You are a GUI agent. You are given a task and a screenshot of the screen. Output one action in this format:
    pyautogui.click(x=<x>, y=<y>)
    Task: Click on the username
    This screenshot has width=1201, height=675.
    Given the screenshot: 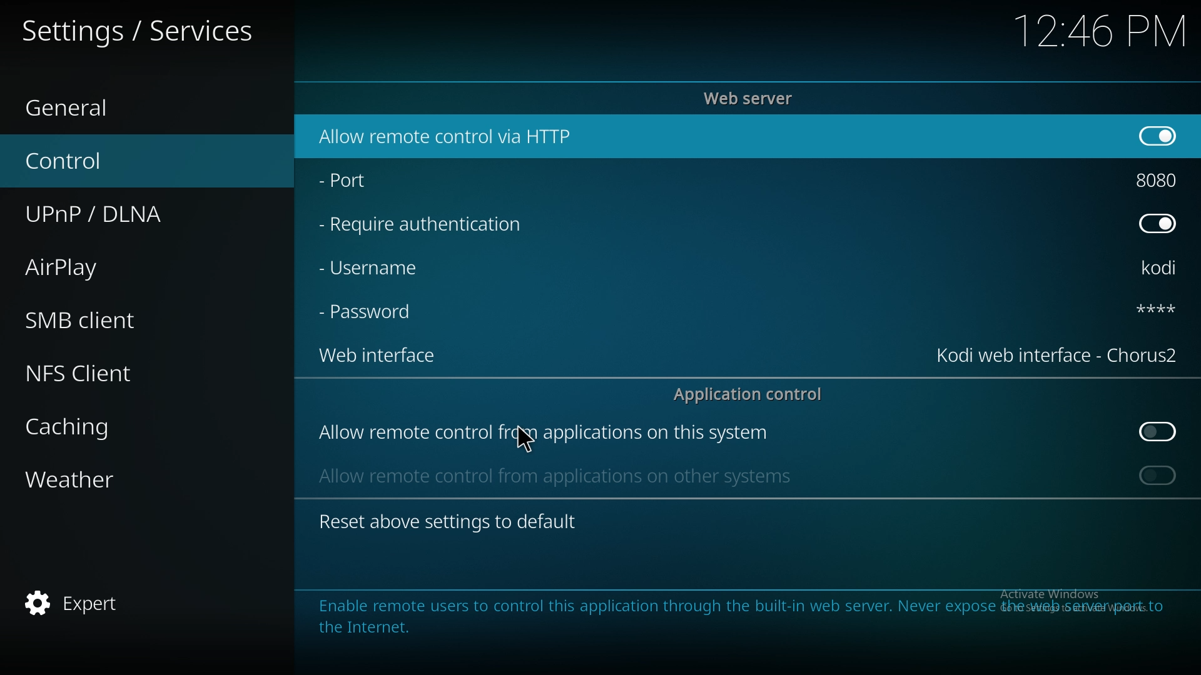 What is the action you would take?
    pyautogui.click(x=1160, y=269)
    